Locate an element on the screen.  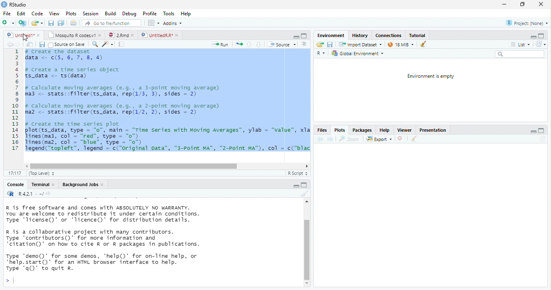
Tutorial is located at coordinates (417, 35).